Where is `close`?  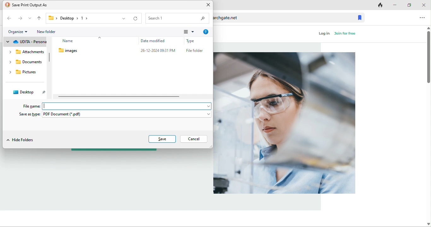 close is located at coordinates (423, 4).